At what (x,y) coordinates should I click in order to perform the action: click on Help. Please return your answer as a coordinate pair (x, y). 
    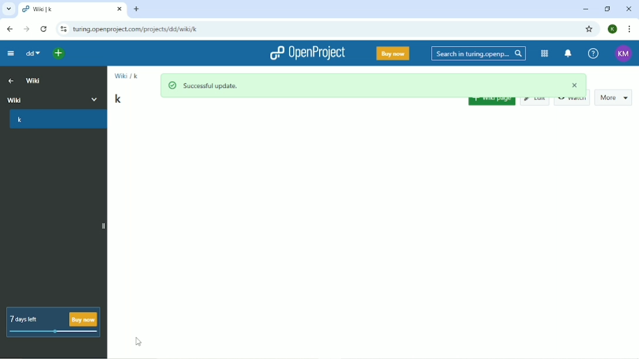
    Looking at the image, I should click on (592, 53).